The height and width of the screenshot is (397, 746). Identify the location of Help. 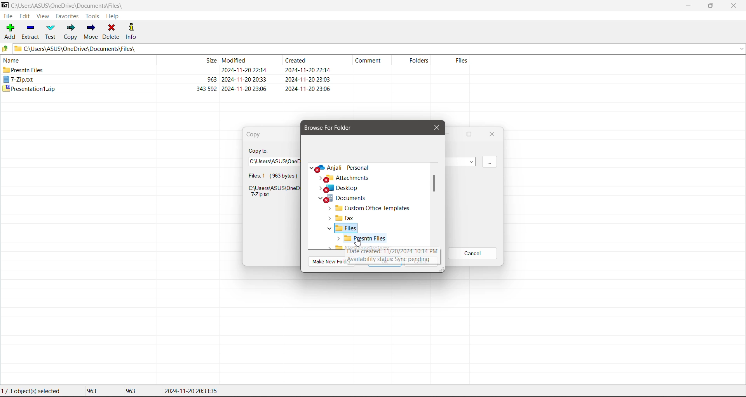
(113, 16).